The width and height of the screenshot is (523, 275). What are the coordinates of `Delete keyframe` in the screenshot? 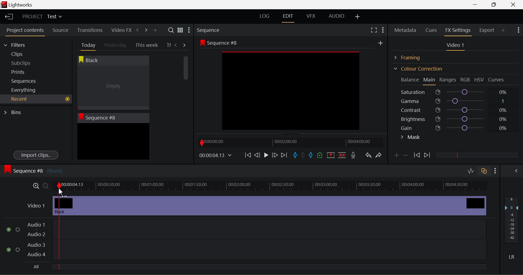 It's located at (406, 156).